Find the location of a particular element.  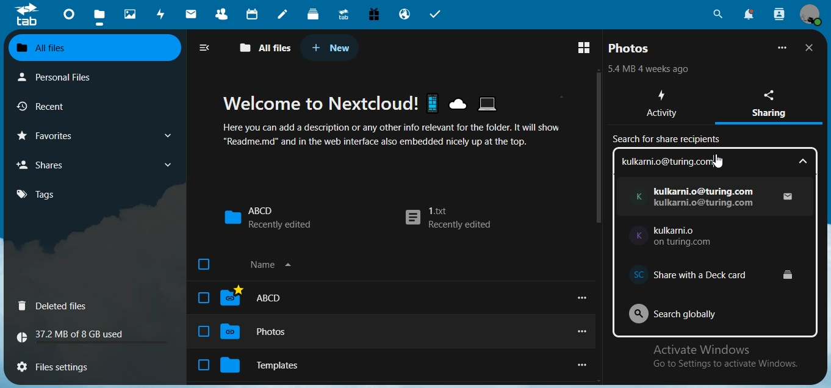

calendar is located at coordinates (254, 14).